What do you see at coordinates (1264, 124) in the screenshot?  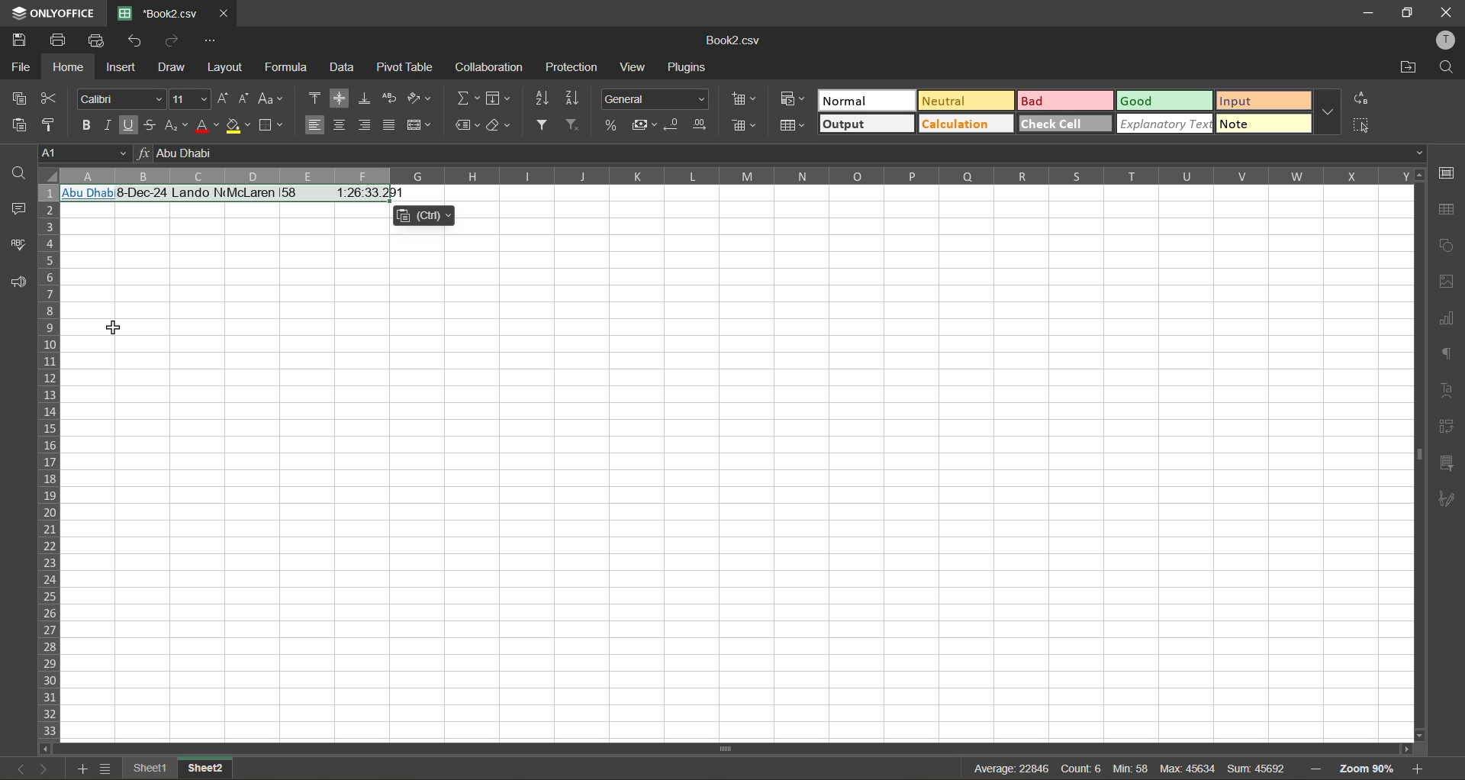 I see `note` at bounding box center [1264, 124].